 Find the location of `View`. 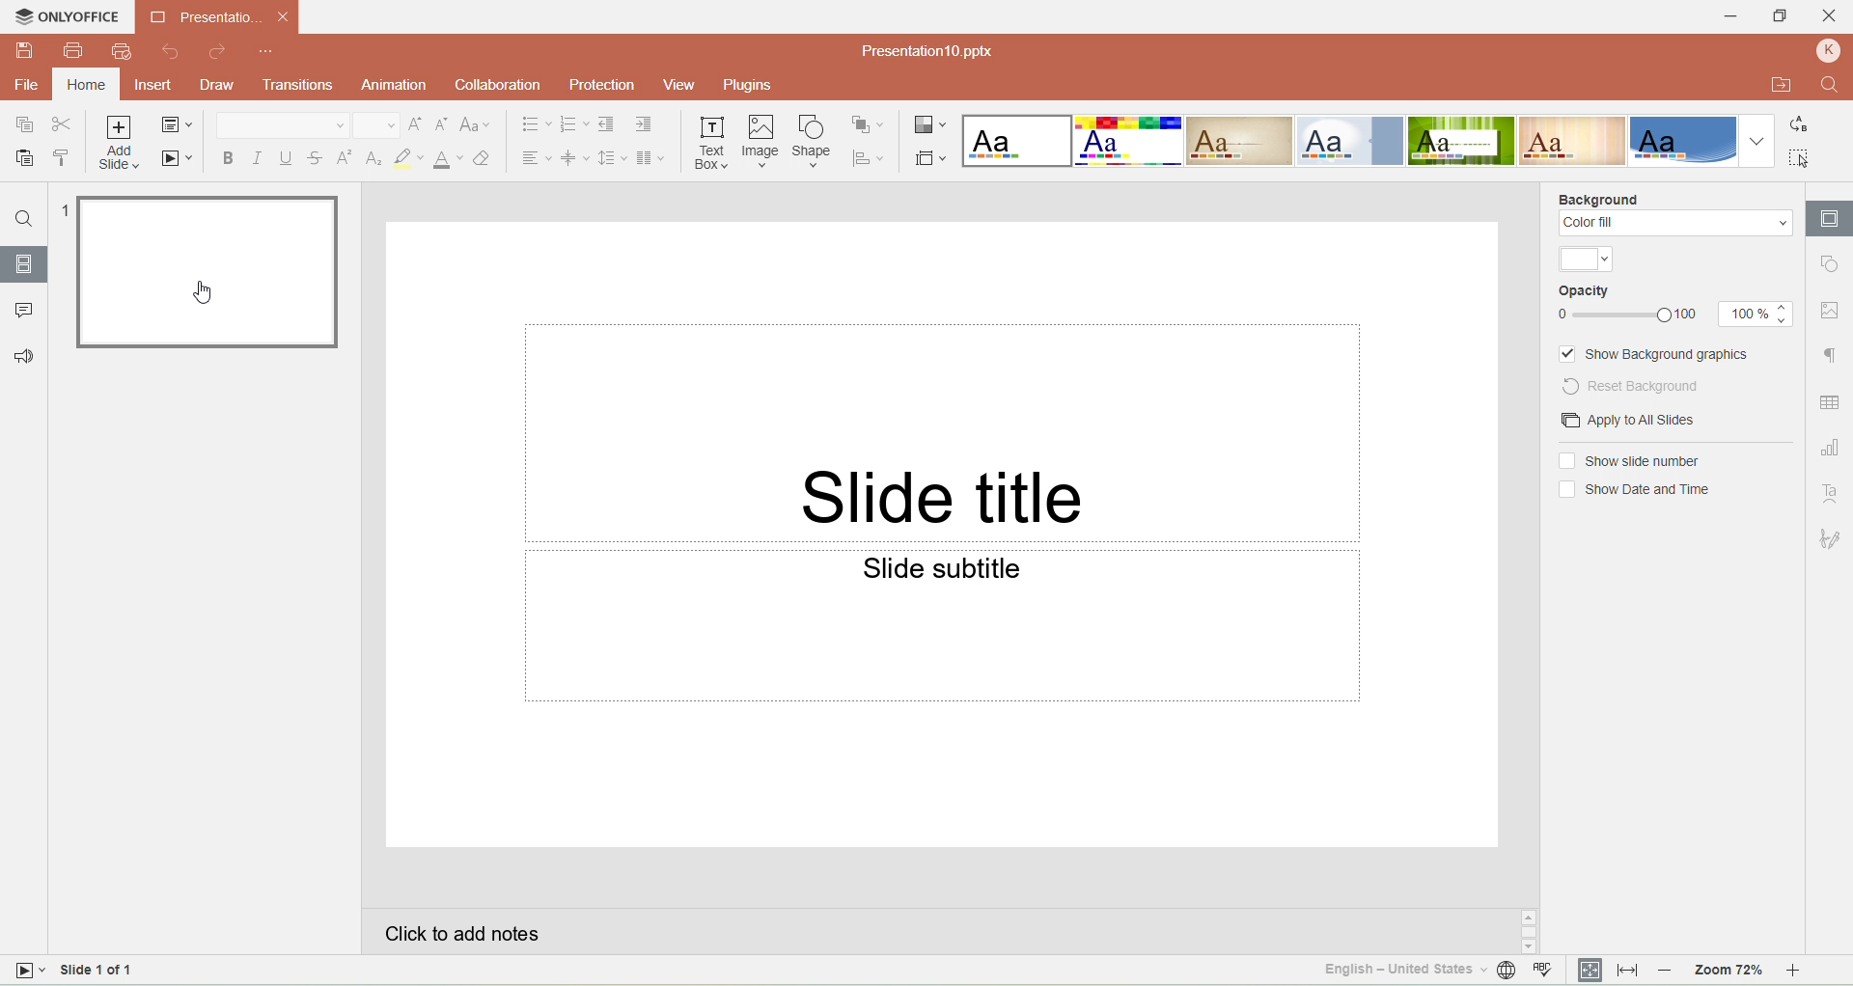

View is located at coordinates (677, 87).